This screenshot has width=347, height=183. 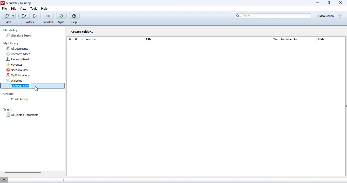 What do you see at coordinates (345, 107) in the screenshot?
I see `show or hide document details` at bounding box center [345, 107].